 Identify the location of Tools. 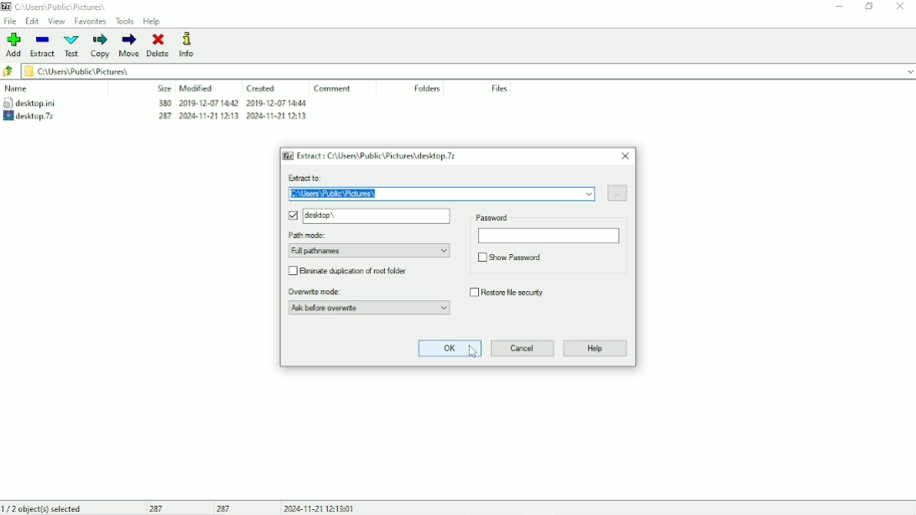
(125, 22).